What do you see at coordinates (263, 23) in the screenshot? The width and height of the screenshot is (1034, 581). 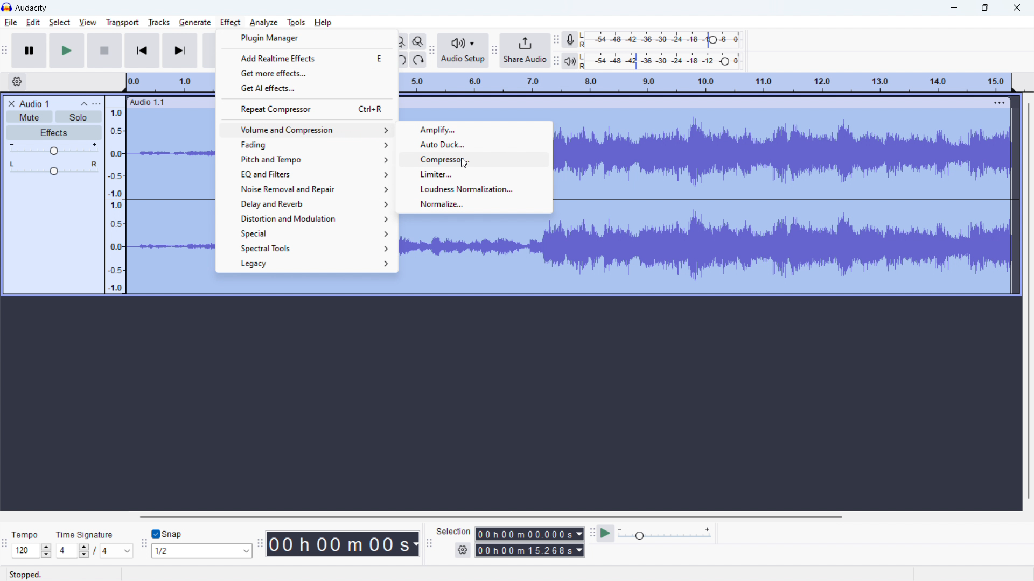 I see `analyze` at bounding box center [263, 23].